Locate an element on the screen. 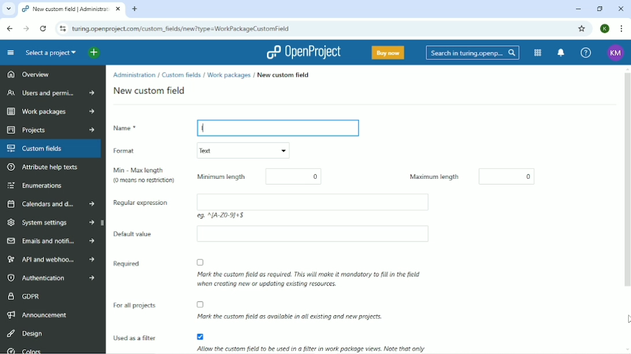  l is located at coordinates (205, 129).